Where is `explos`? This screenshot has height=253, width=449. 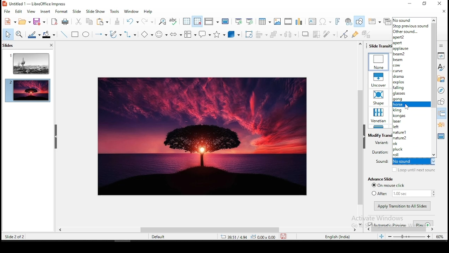 explos is located at coordinates (411, 82).